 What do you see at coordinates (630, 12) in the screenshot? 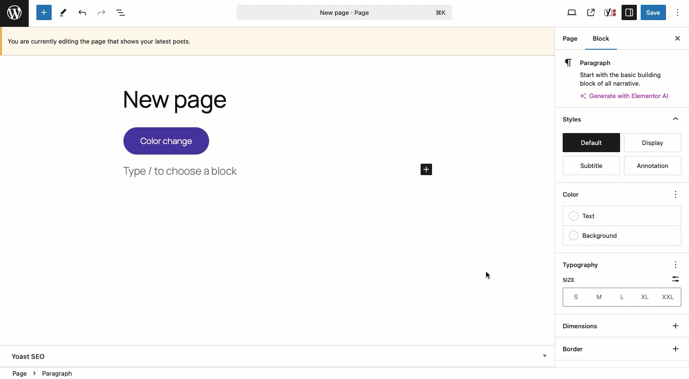
I see `Sidebar` at bounding box center [630, 12].